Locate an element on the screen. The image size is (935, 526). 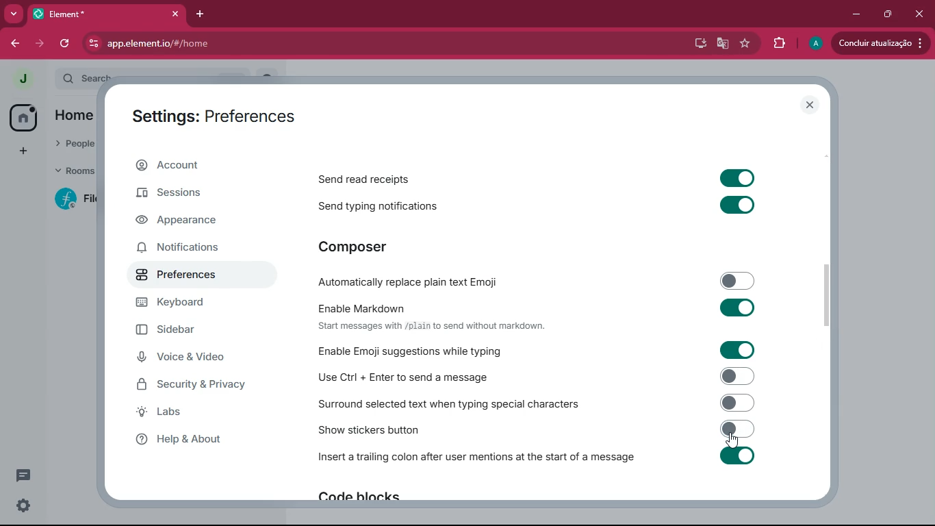
close is located at coordinates (809, 106).